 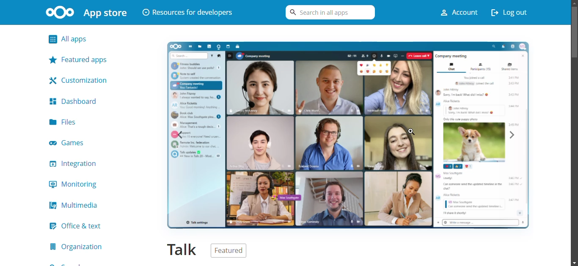 I want to click on app interface, so click(x=348, y=135).